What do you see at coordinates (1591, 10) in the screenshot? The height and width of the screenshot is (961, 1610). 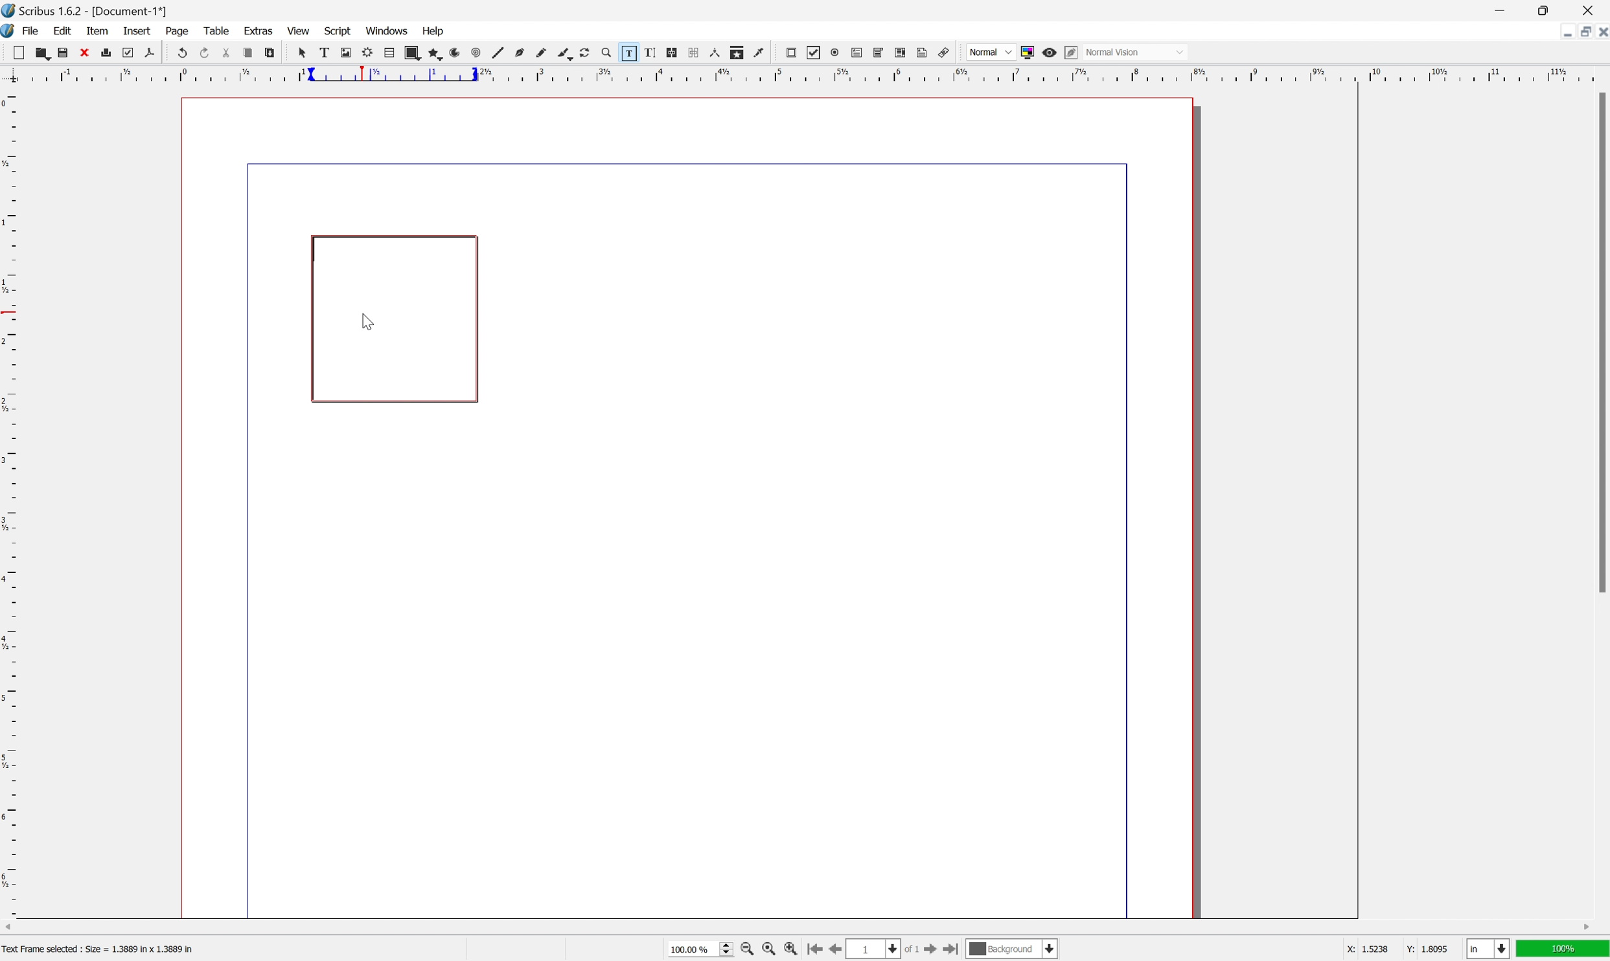 I see `close` at bounding box center [1591, 10].